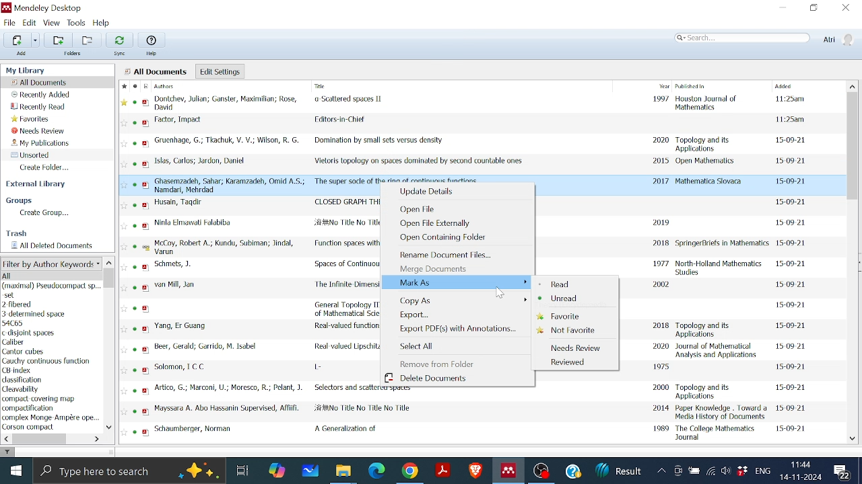 The height and width of the screenshot is (484, 862). Describe the element at coordinates (425, 210) in the screenshot. I see `Open file` at that location.